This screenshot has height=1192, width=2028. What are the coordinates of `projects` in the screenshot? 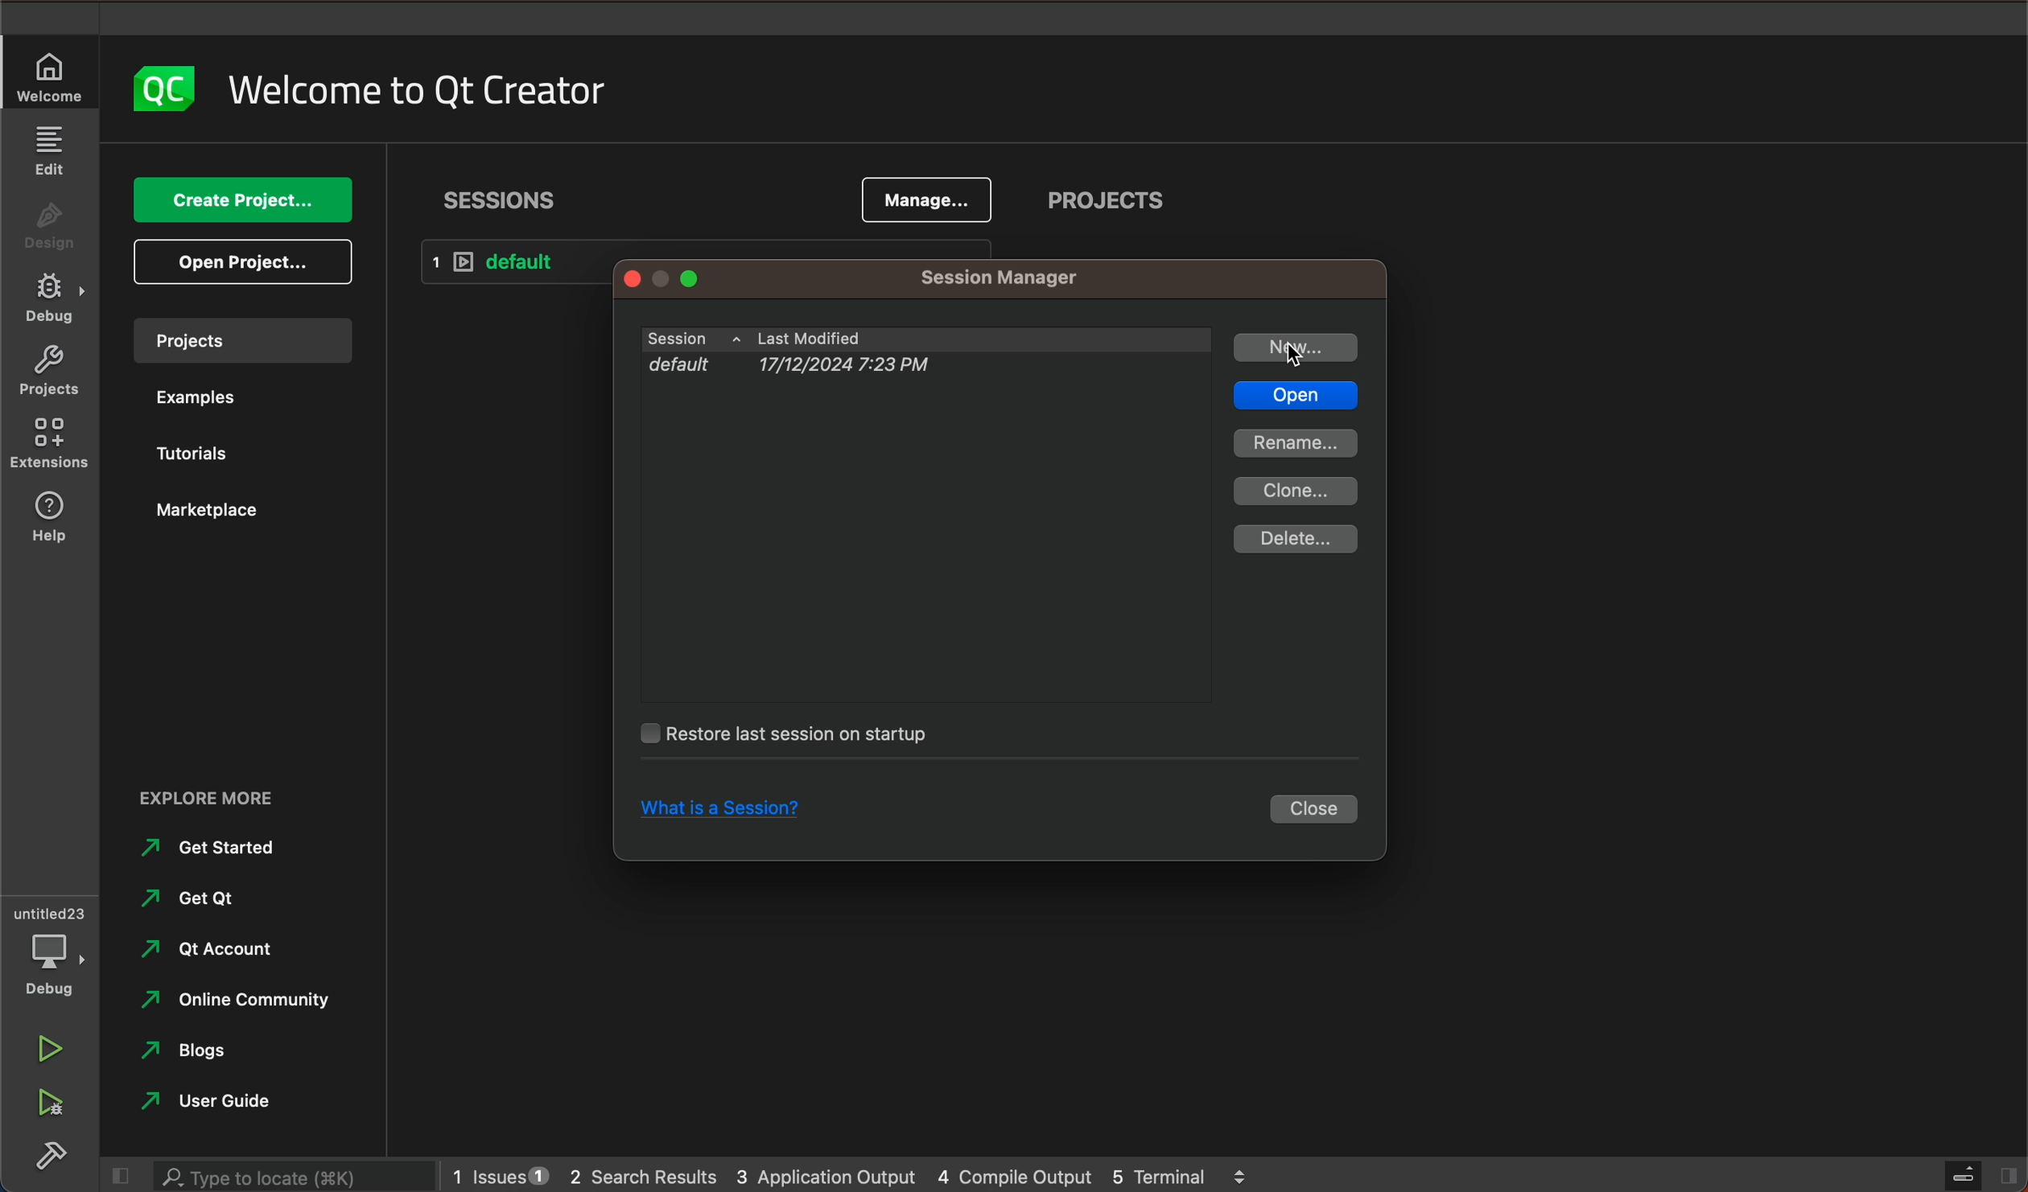 It's located at (1108, 205).